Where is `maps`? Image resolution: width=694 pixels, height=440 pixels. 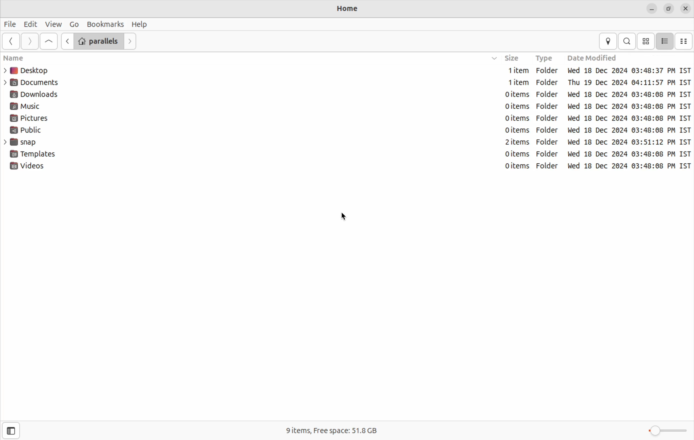 maps is located at coordinates (609, 41).